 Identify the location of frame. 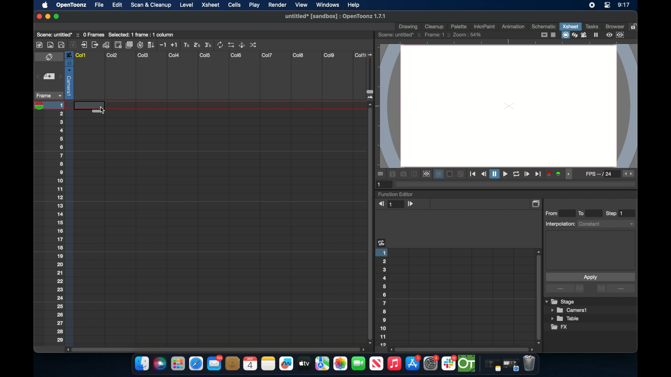
(48, 96).